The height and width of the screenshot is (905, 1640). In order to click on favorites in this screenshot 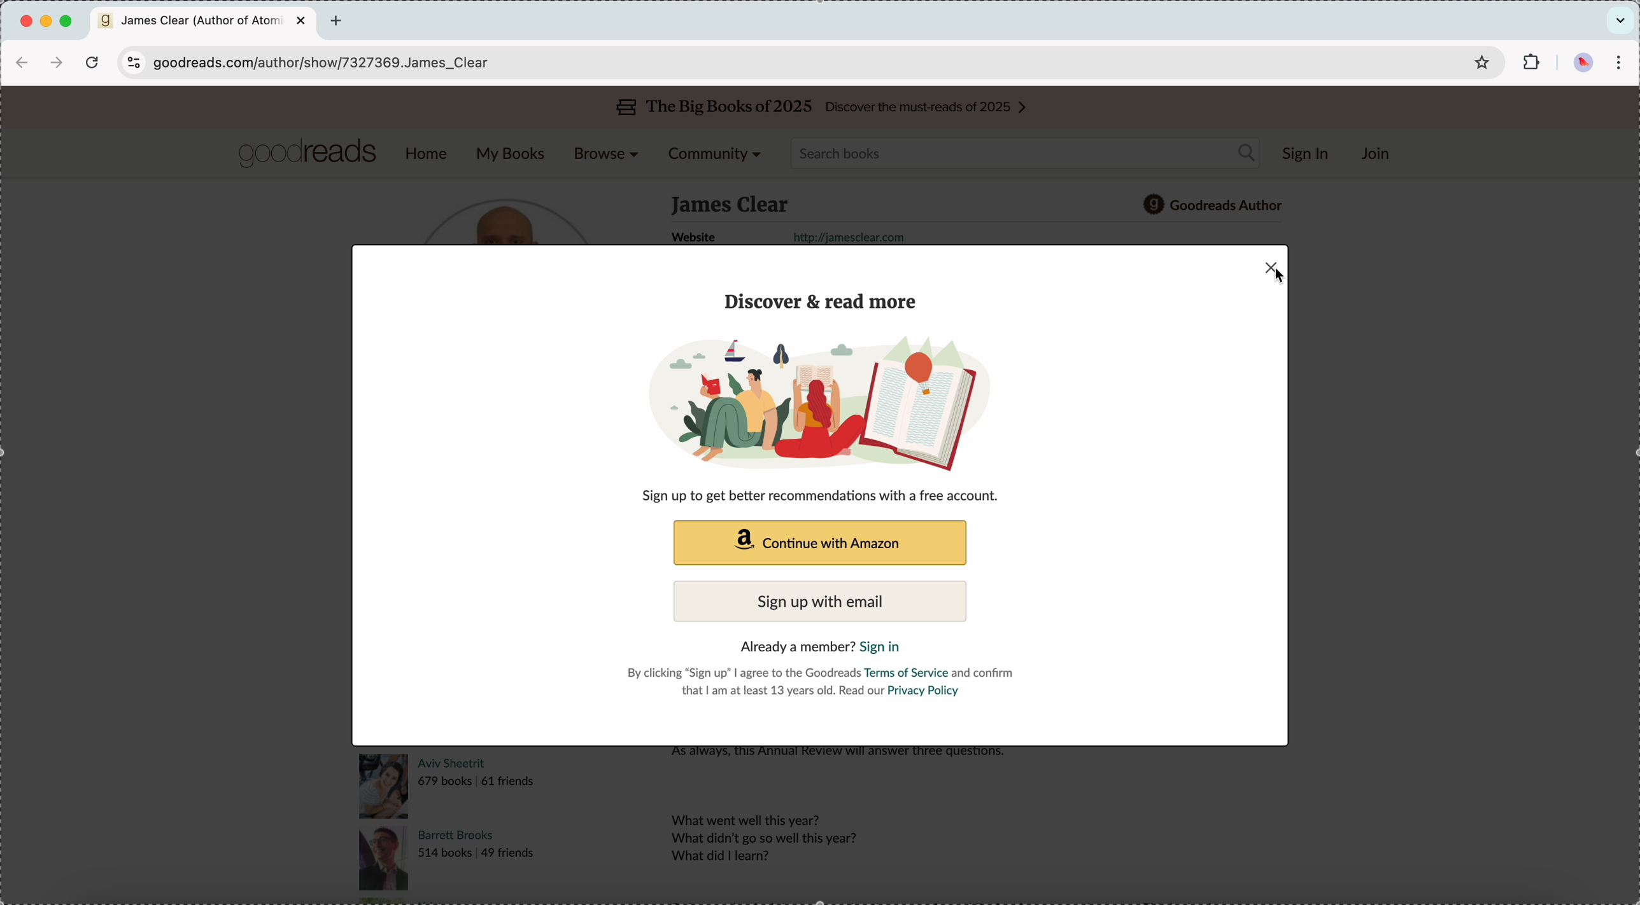, I will do `click(1482, 61)`.